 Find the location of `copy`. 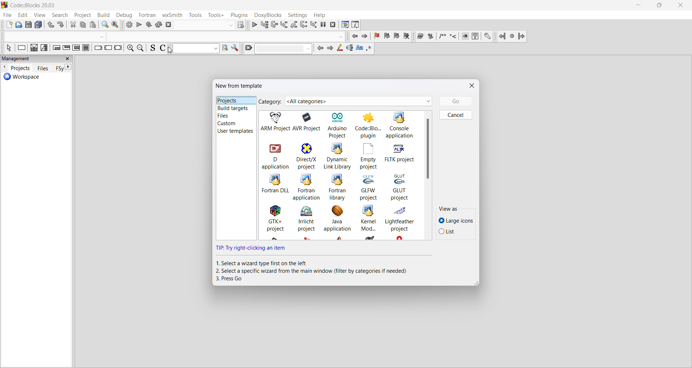

copy is located at coordinates (29, 24).